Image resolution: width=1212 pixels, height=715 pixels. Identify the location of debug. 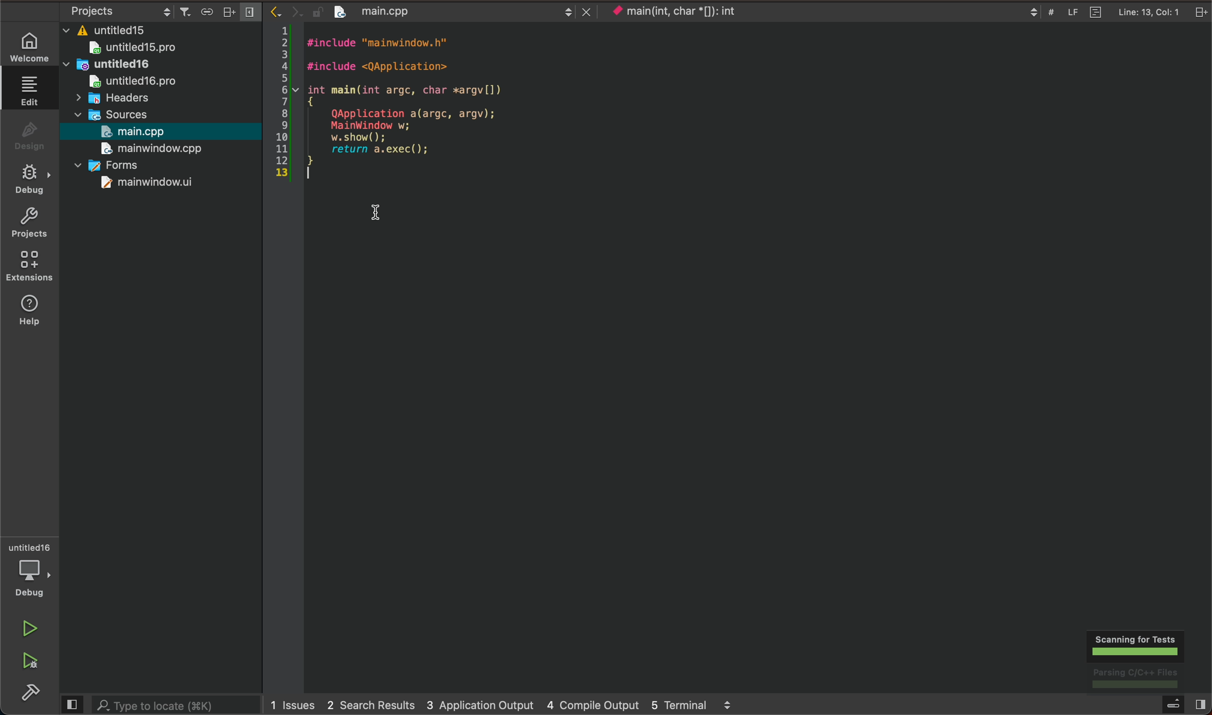
(34, 180).